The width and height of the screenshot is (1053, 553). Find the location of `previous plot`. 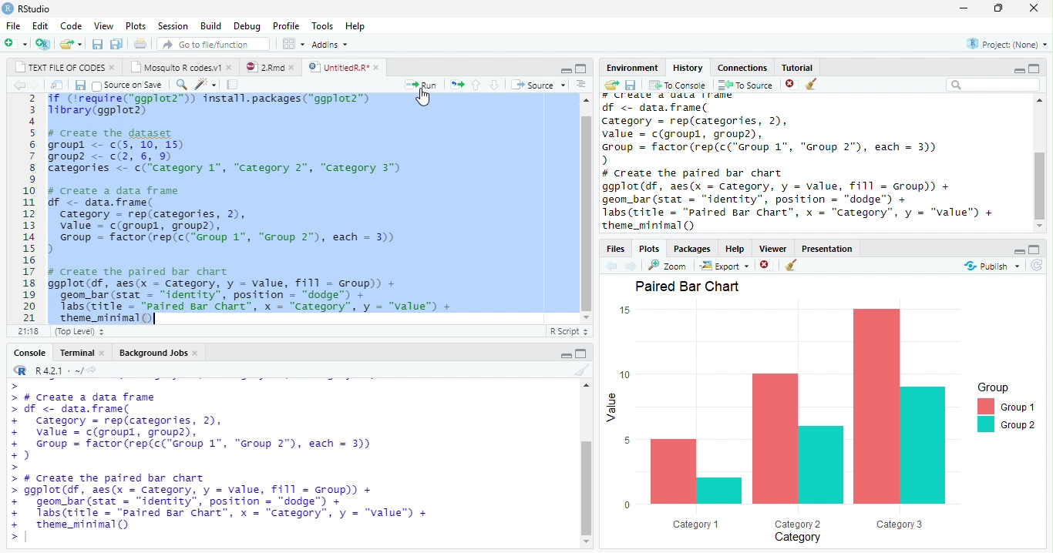

previous plot is located at coordinates (611, 266).